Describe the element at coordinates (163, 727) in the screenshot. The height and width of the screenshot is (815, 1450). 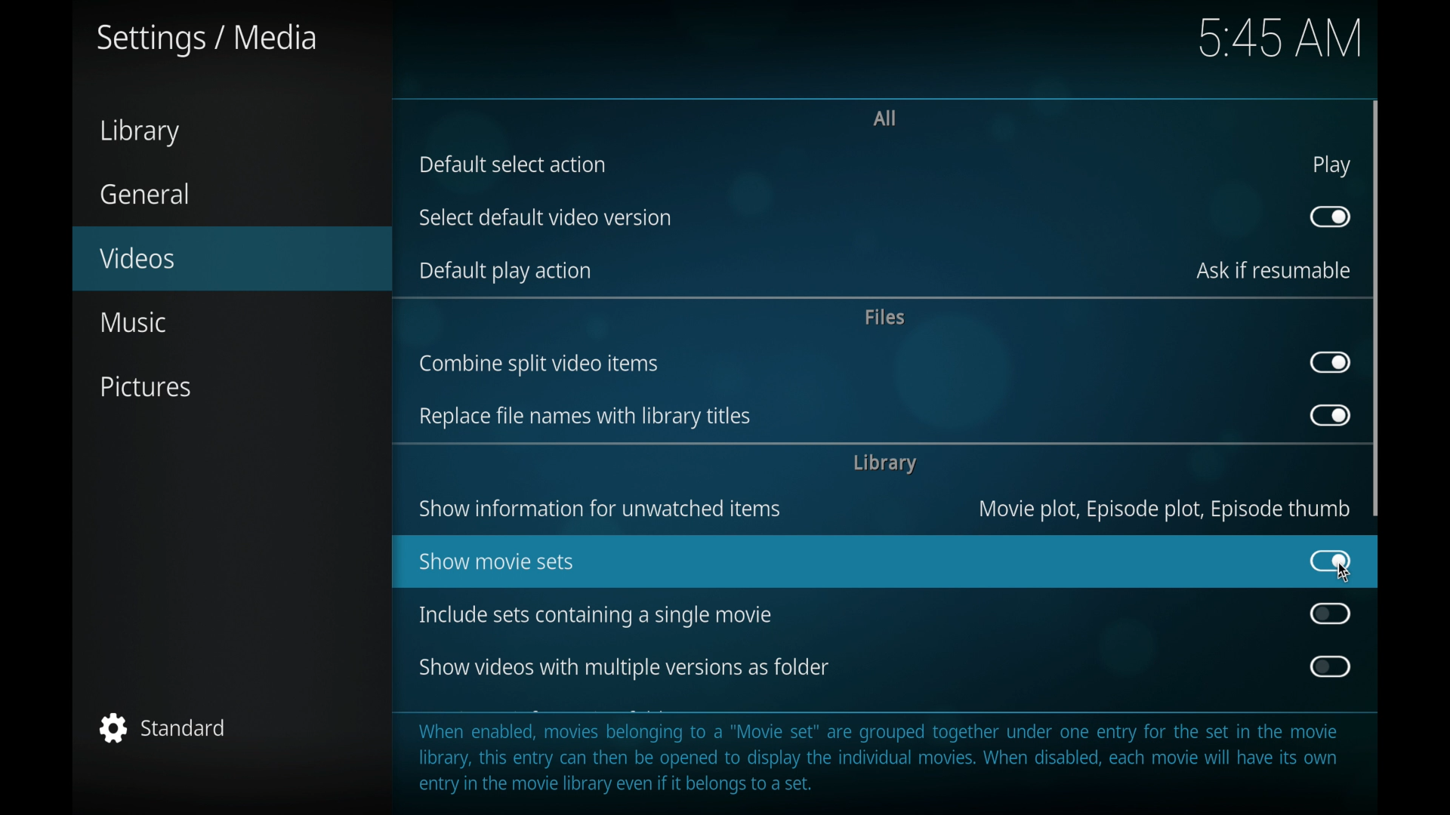
I see `standard` at that location.